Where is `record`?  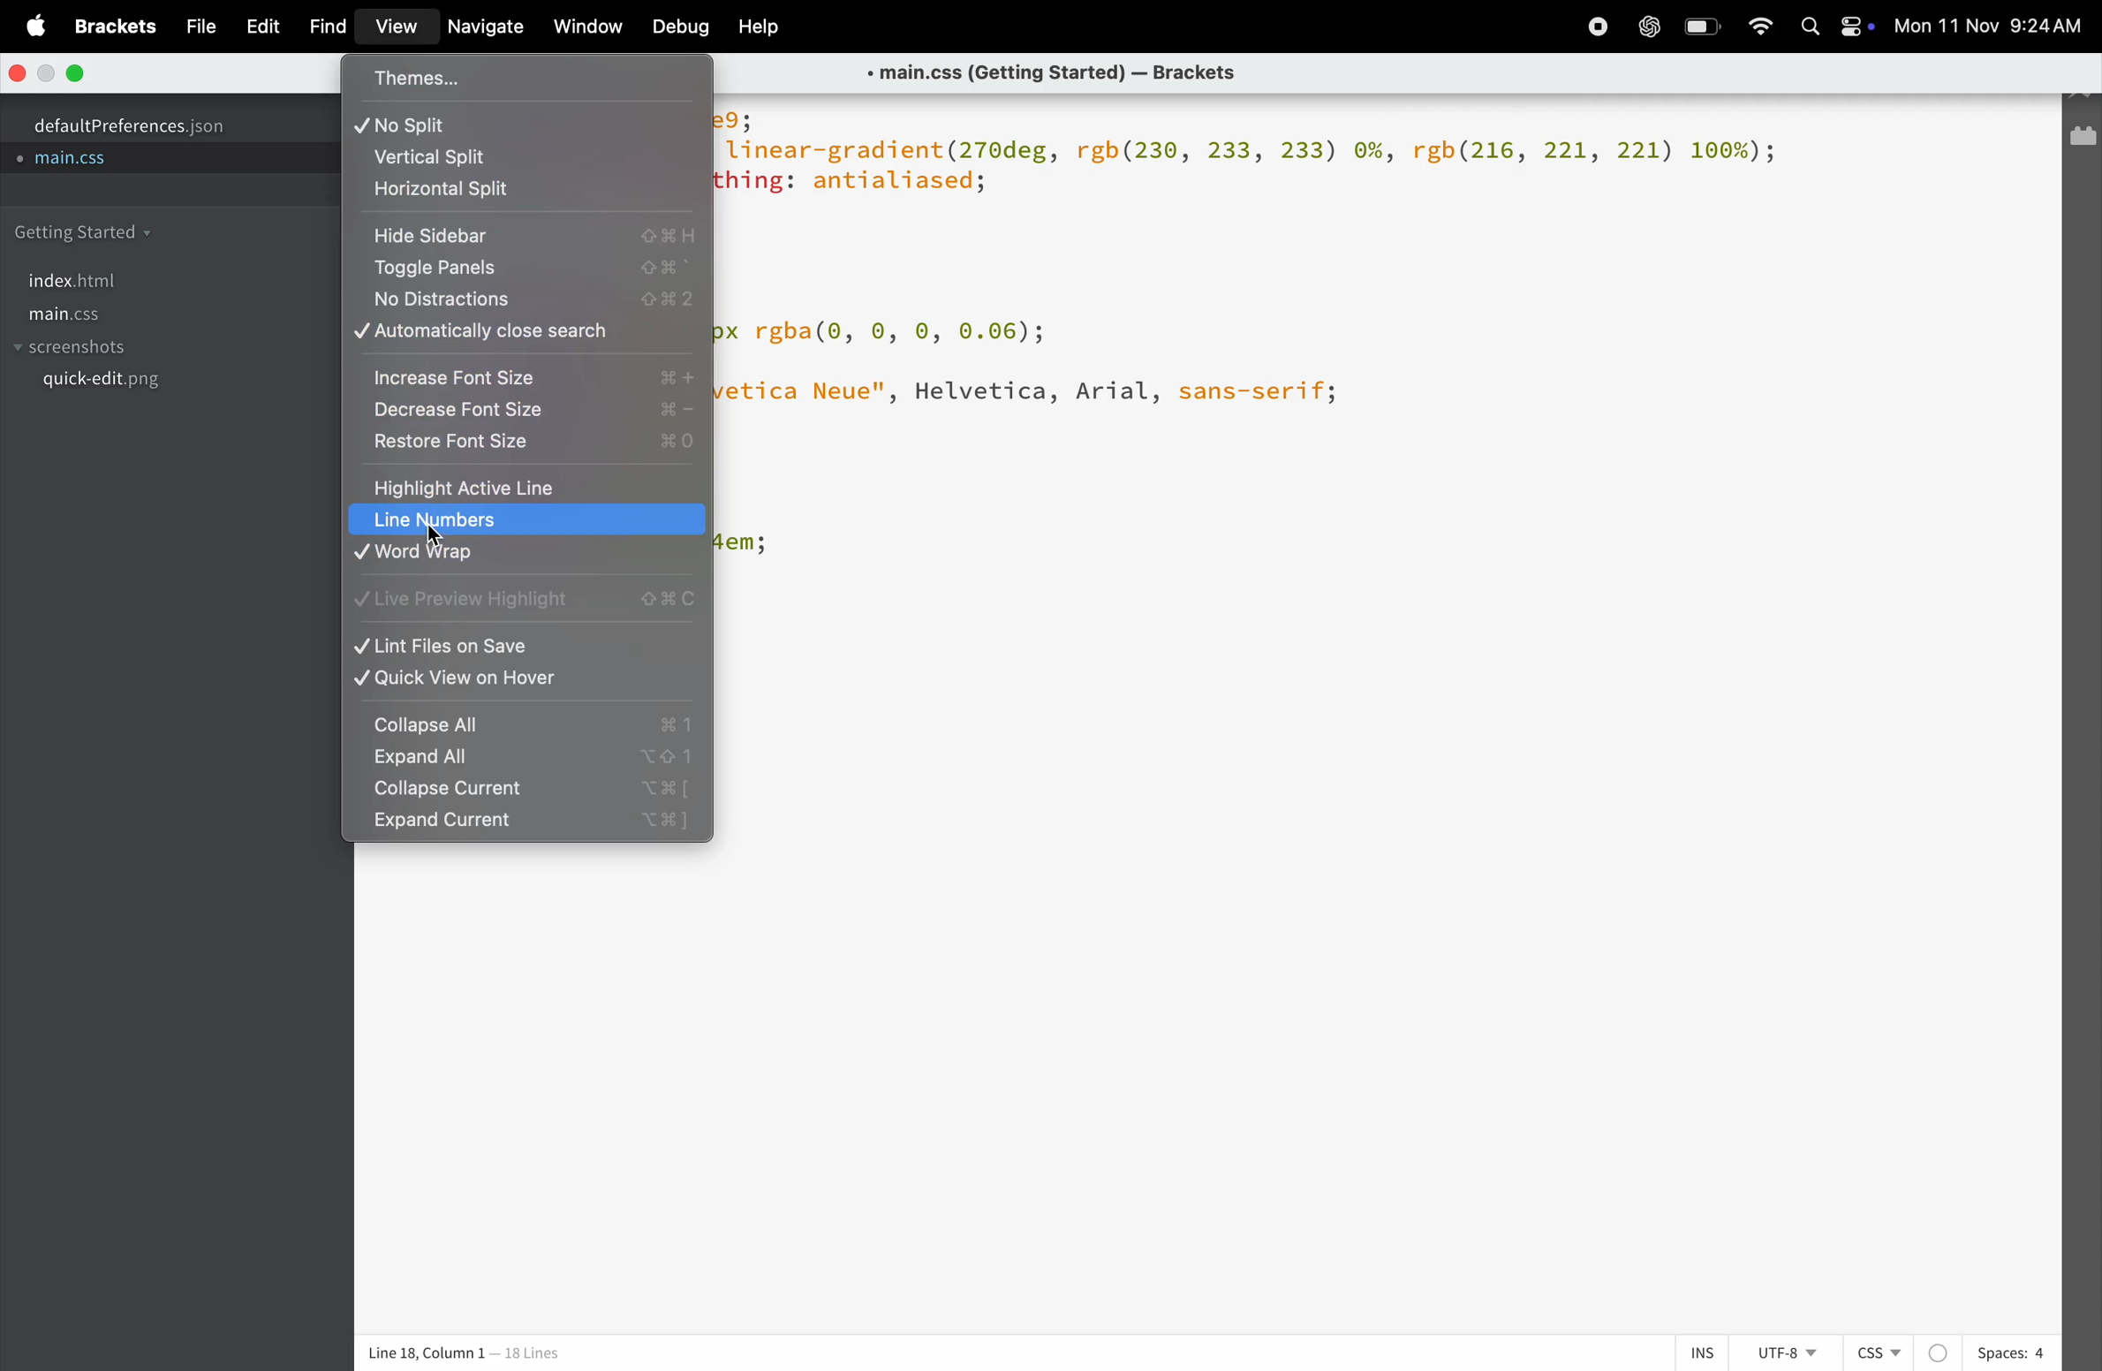 record is located at coordinates (1648, 28).